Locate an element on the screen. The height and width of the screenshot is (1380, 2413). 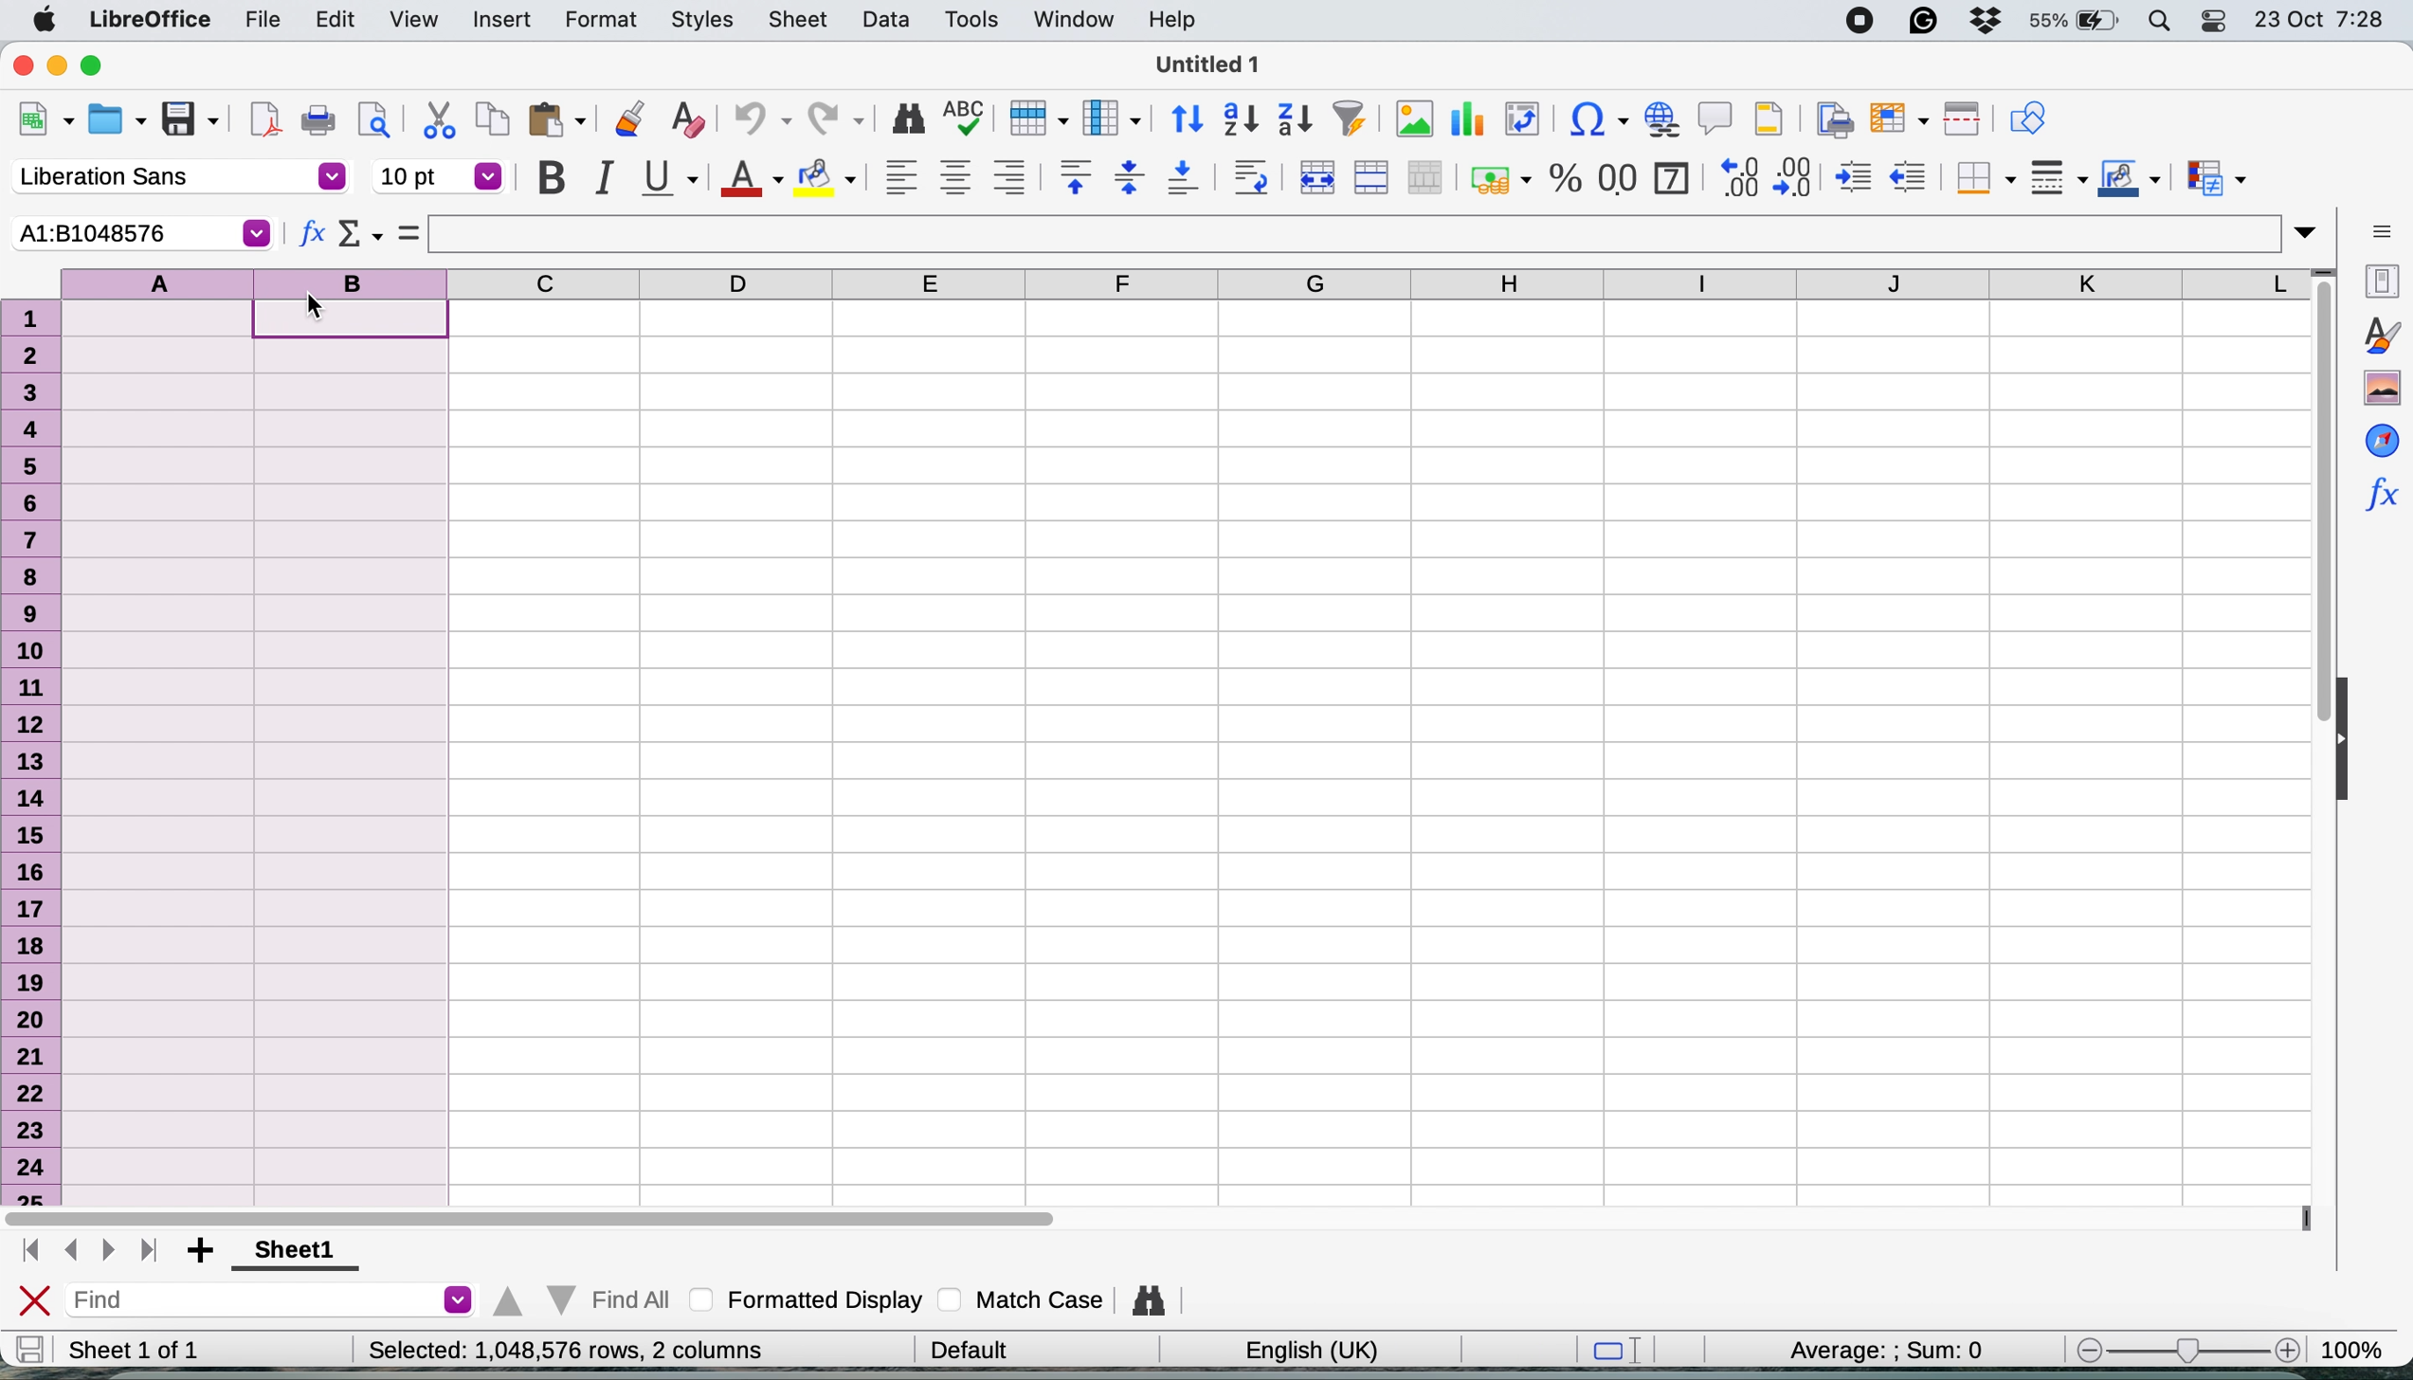
edit is located at coordinates (336, 22).